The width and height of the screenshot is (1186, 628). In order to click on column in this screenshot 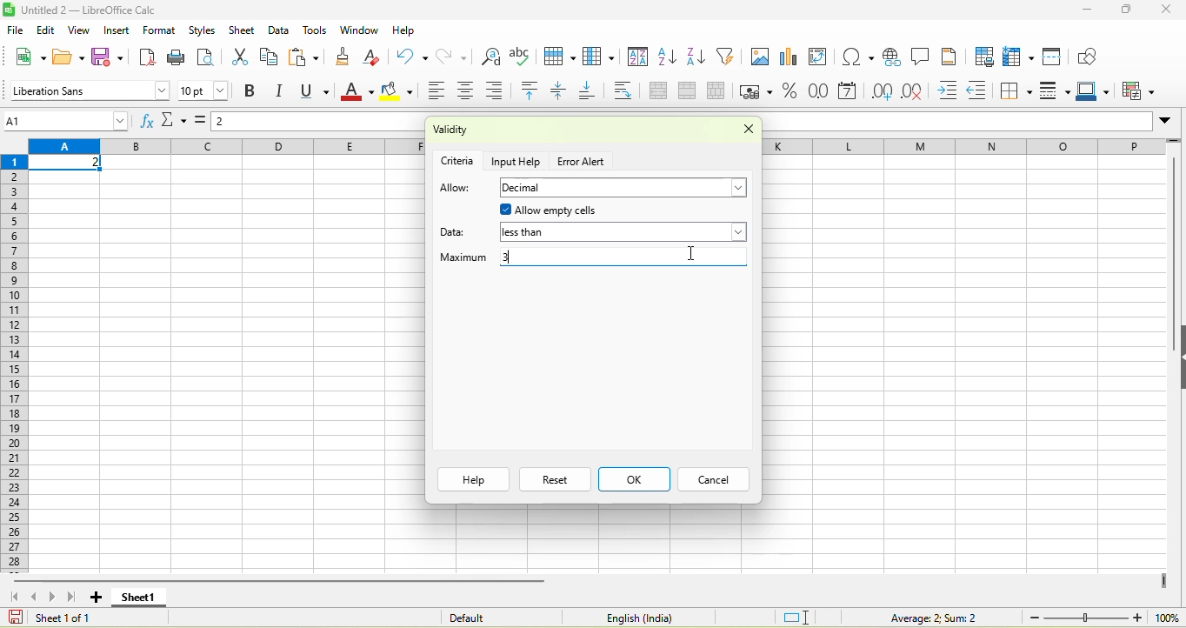, I will do `click(602, 57)`.